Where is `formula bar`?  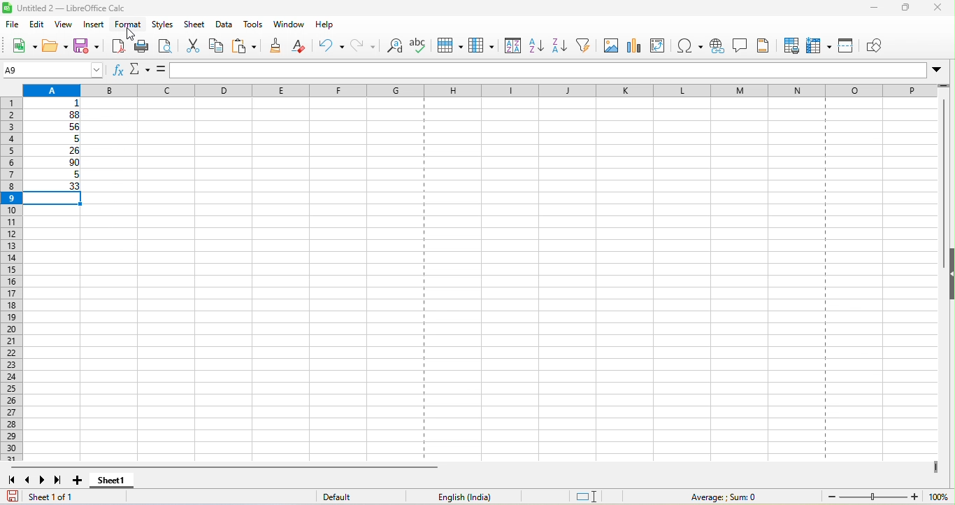 formula bar is located at coordinates (559, 72).